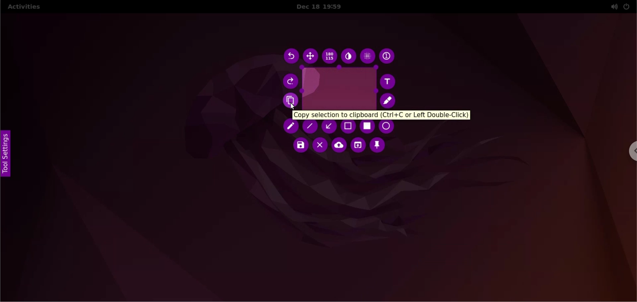 Image resolution: width=637 pixels, height=302 pixels. What do you see at coordinates (348, 57) in the screenshot?
I see `inverter ` at bounding box center [348, 57].